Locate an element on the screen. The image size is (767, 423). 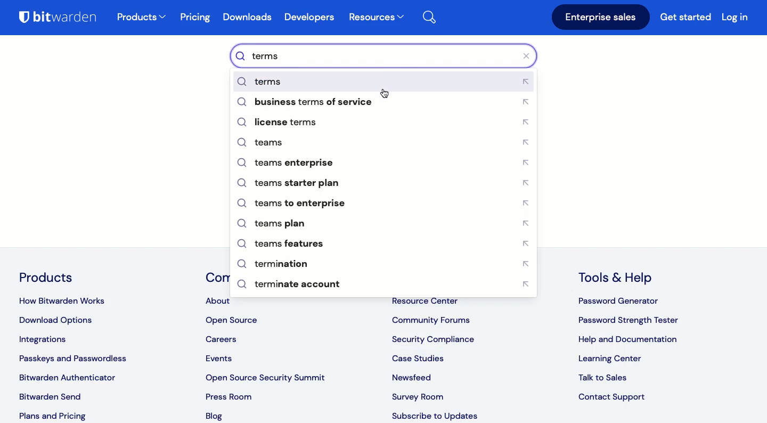
plans and pricing is located at coordinates (51, 415).